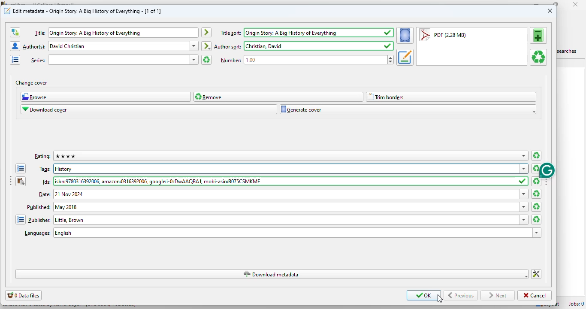 This screenshot has width=586, height=309. I want to click on OK, so click(424, 295).